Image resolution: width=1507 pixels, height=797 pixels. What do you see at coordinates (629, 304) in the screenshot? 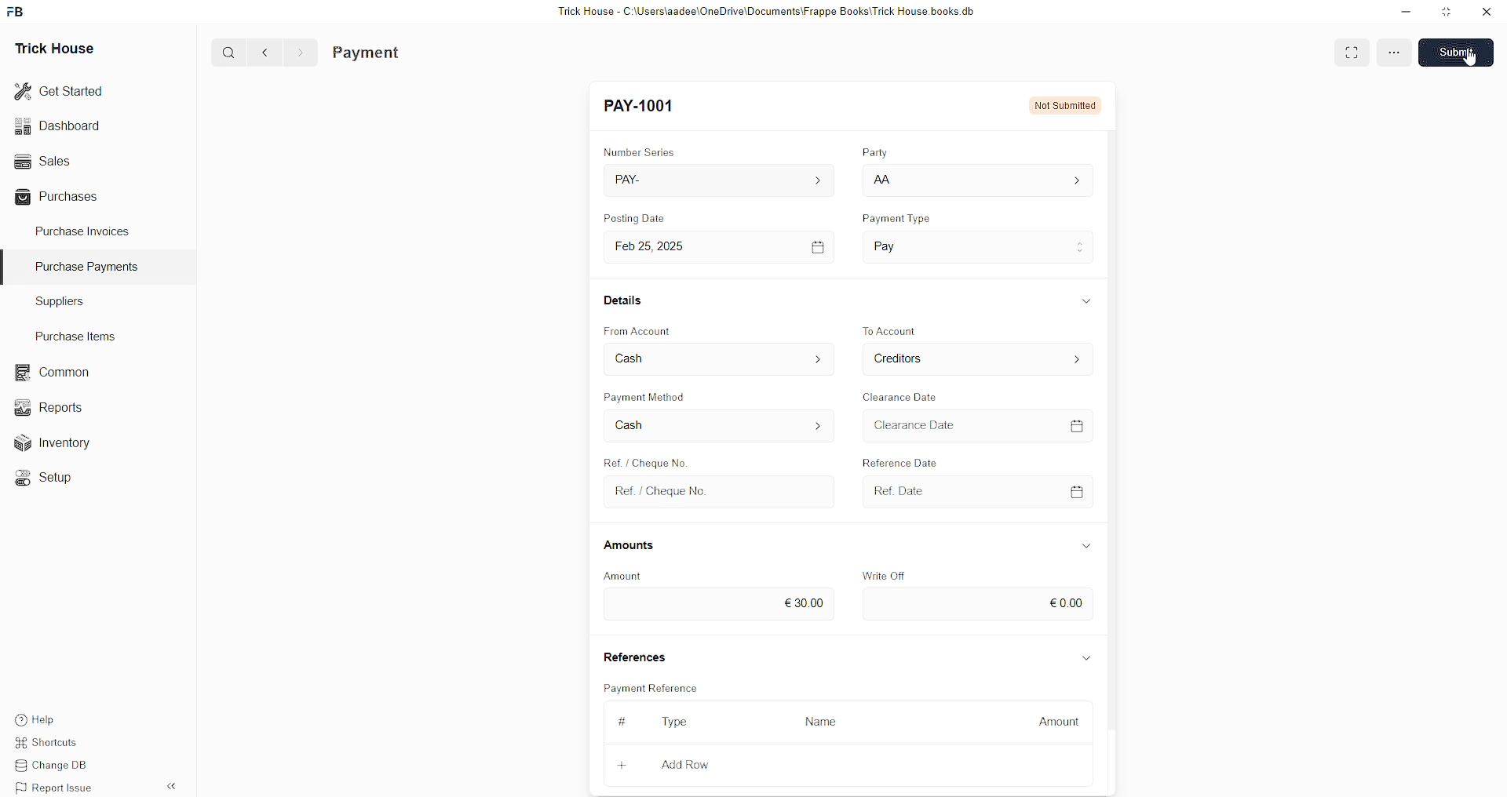
I see `Details` at bounding box center [629, 304].